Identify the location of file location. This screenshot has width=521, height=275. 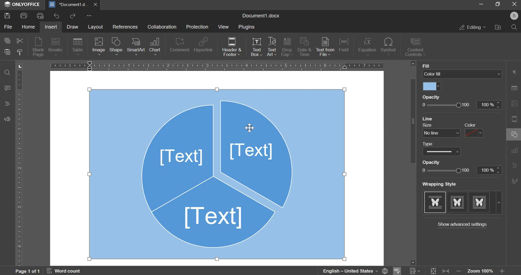
(498, 27).